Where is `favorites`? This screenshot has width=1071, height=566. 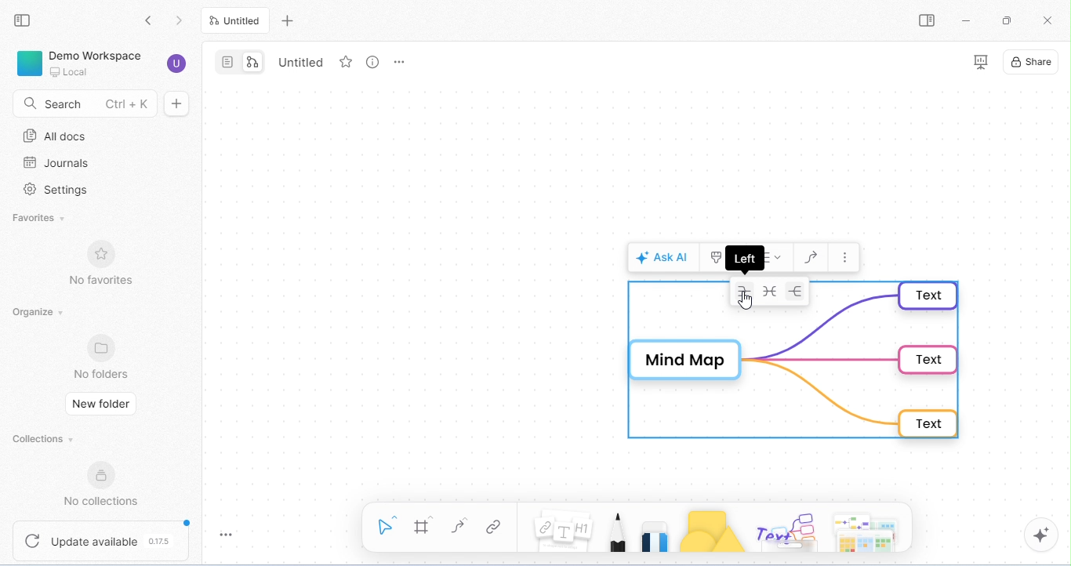
favorites is located at coordinates (344, 63).